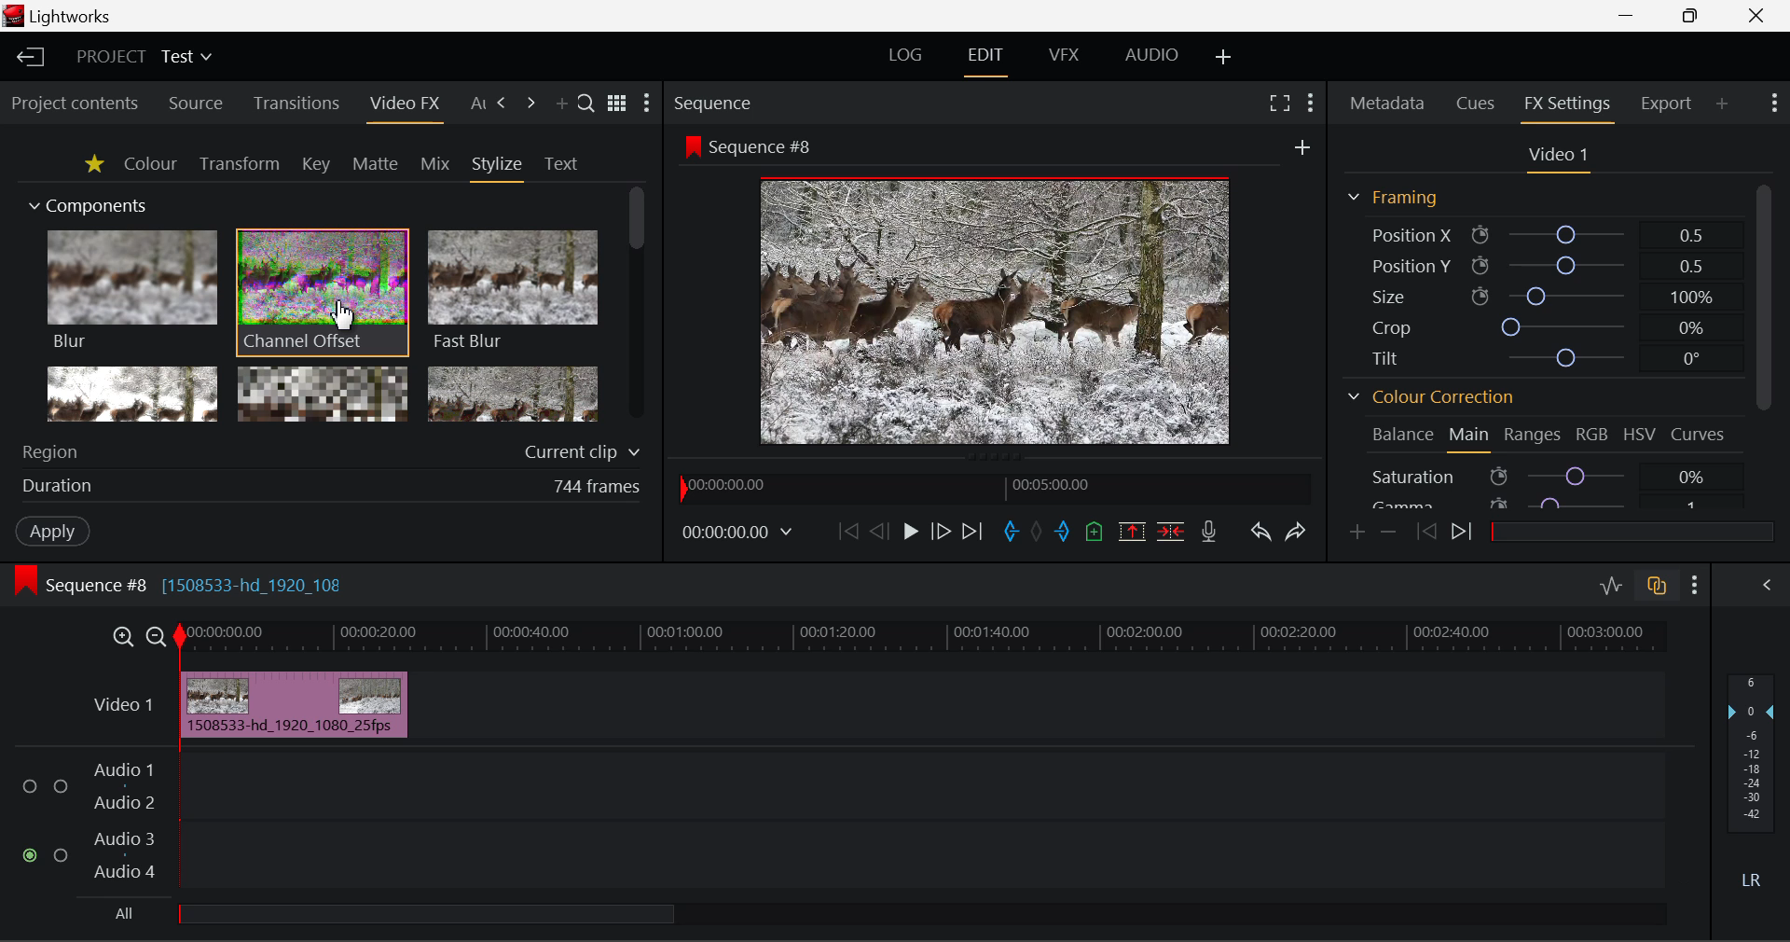 Image resolution: width=1790 pixels, height=942 pixels. I want to click on Export, so click(1667, 104).